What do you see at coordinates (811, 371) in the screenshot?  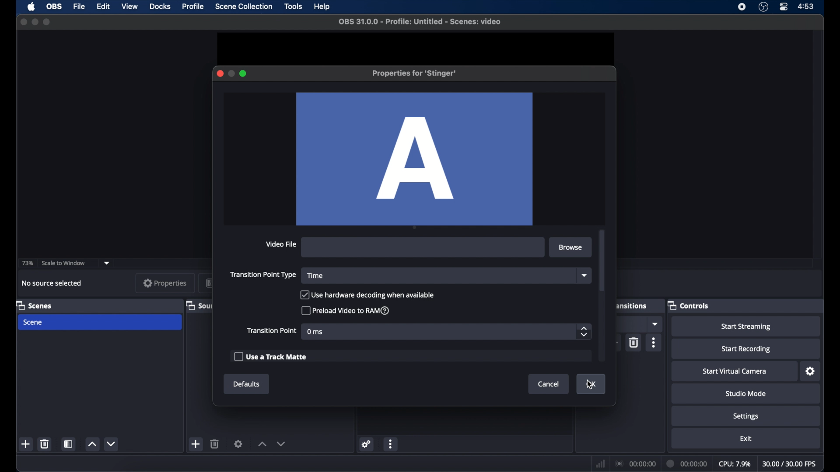 I see `settings` at bounding box center [811, 371].